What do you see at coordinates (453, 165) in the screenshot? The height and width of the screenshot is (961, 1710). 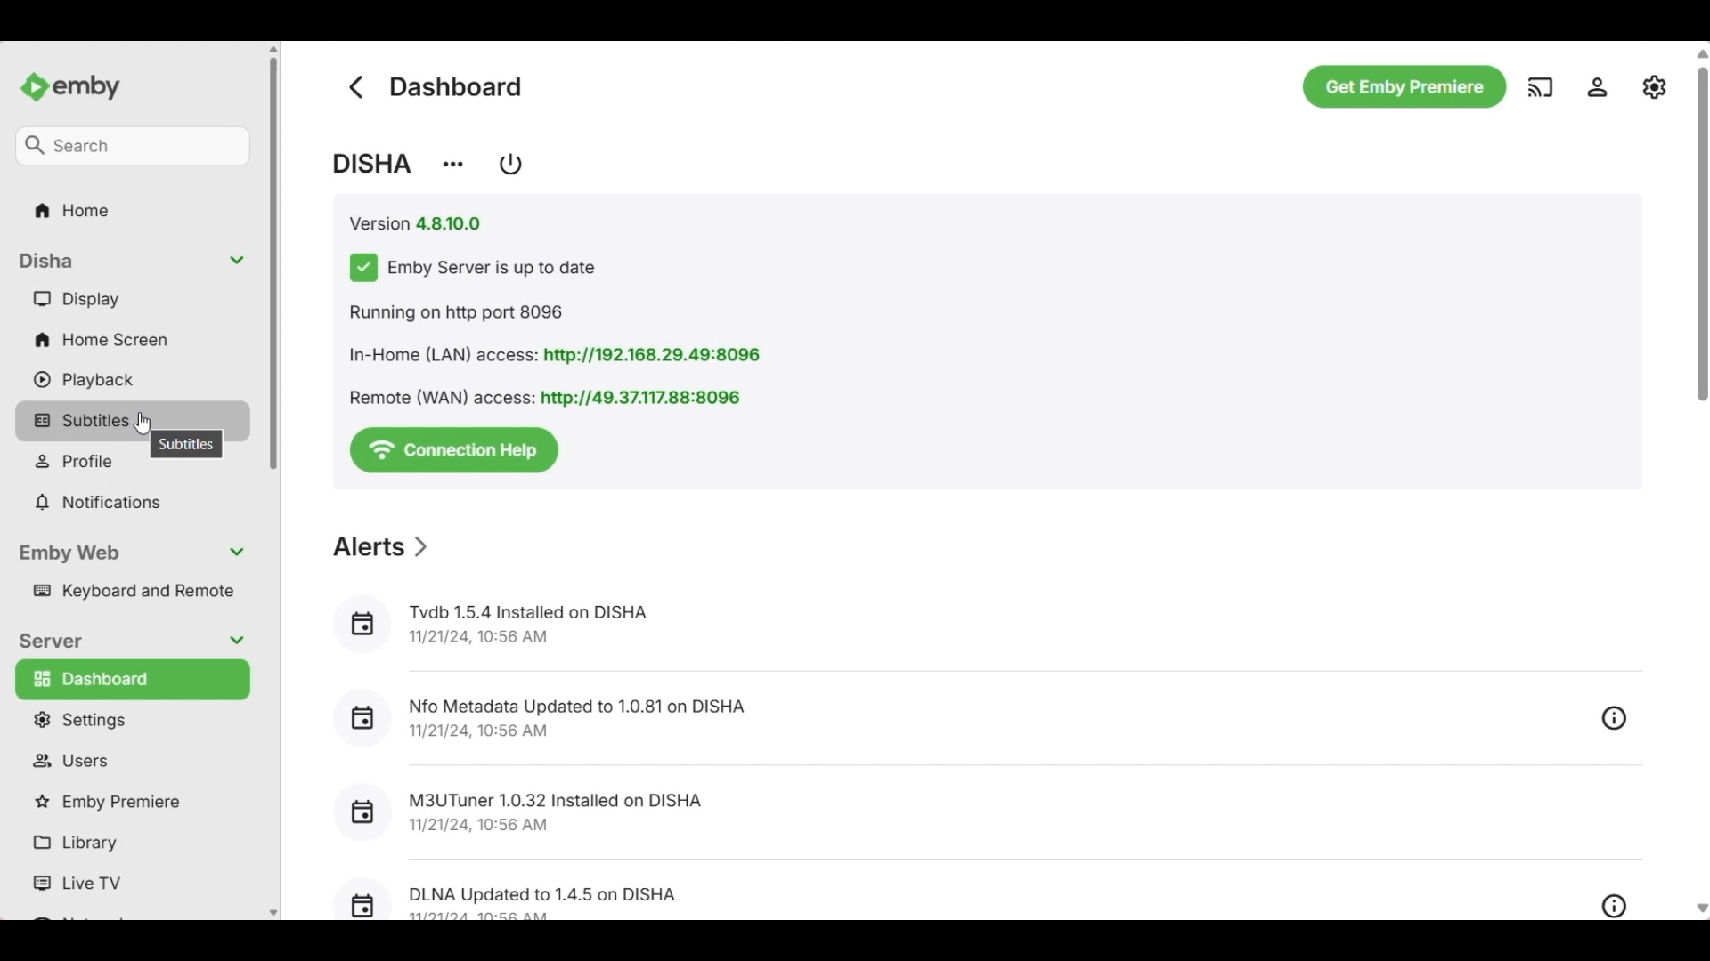 I see `Change server name/ View server info` at bounding box center [453, 165].